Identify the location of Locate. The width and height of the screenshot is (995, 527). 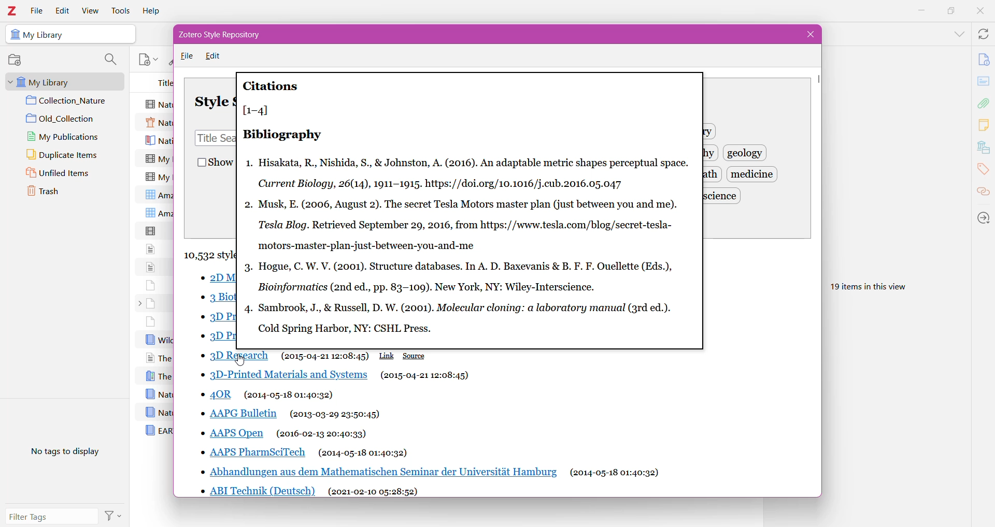
(983, 217).